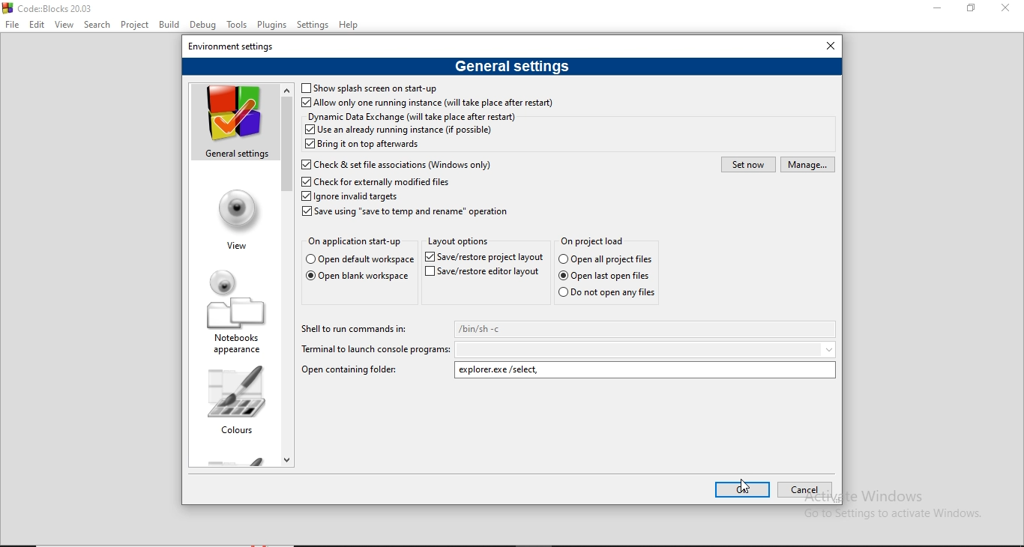 This screenshot has width=1024, height=547. What do you see at coordinates (204, 24) in the screenshot?
I see `Debug ` at bounding box center [204, 24].